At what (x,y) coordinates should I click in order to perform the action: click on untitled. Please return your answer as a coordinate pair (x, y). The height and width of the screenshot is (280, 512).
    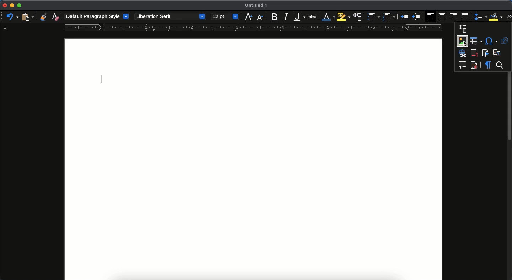
    Looking at the image, I should click on (255, 6).